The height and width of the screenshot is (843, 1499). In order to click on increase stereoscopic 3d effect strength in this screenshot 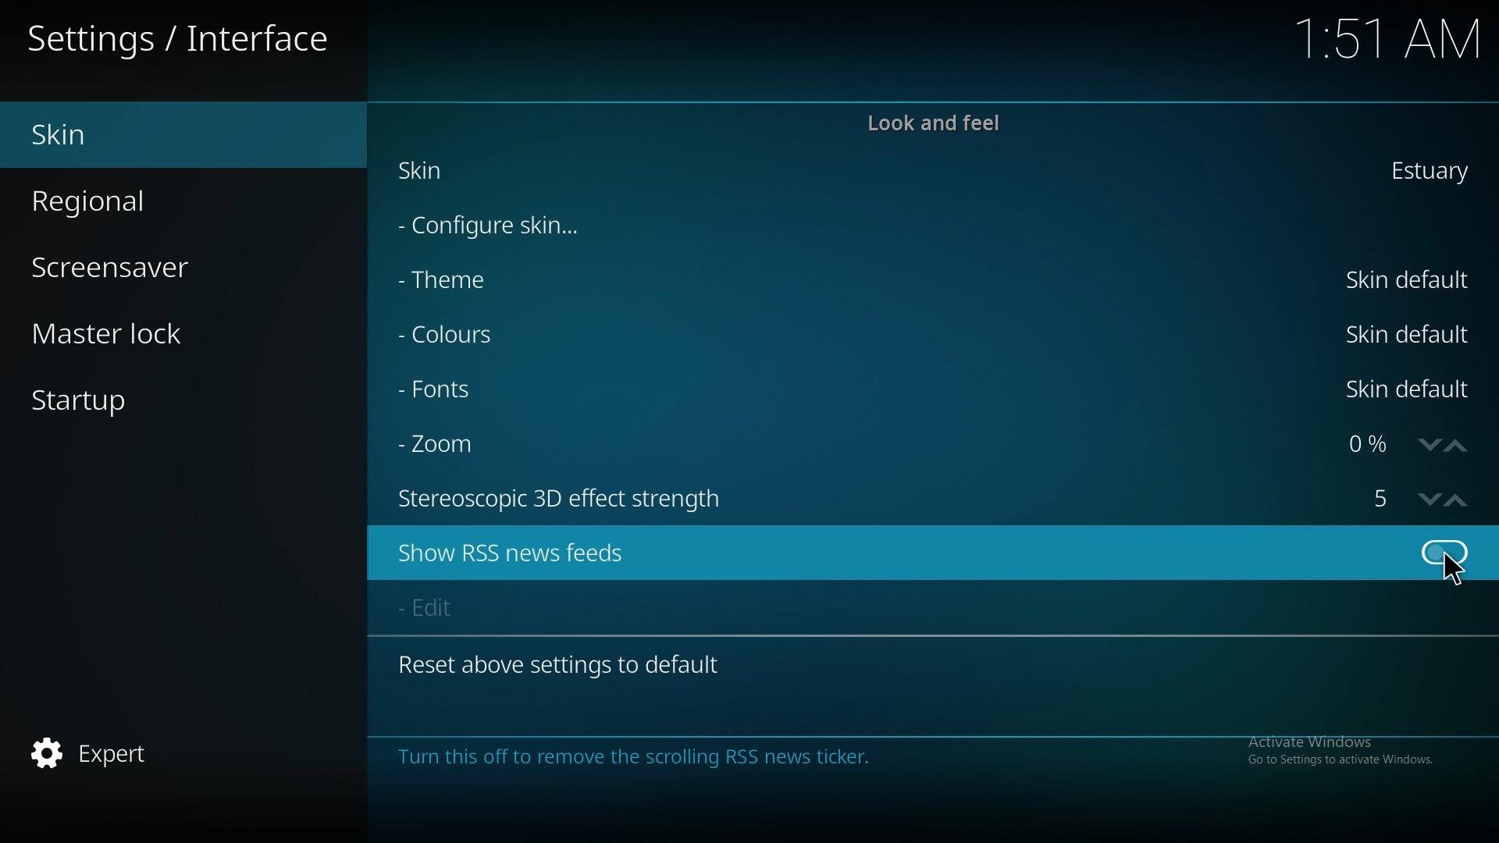, I will do `click(1458, 500)`.